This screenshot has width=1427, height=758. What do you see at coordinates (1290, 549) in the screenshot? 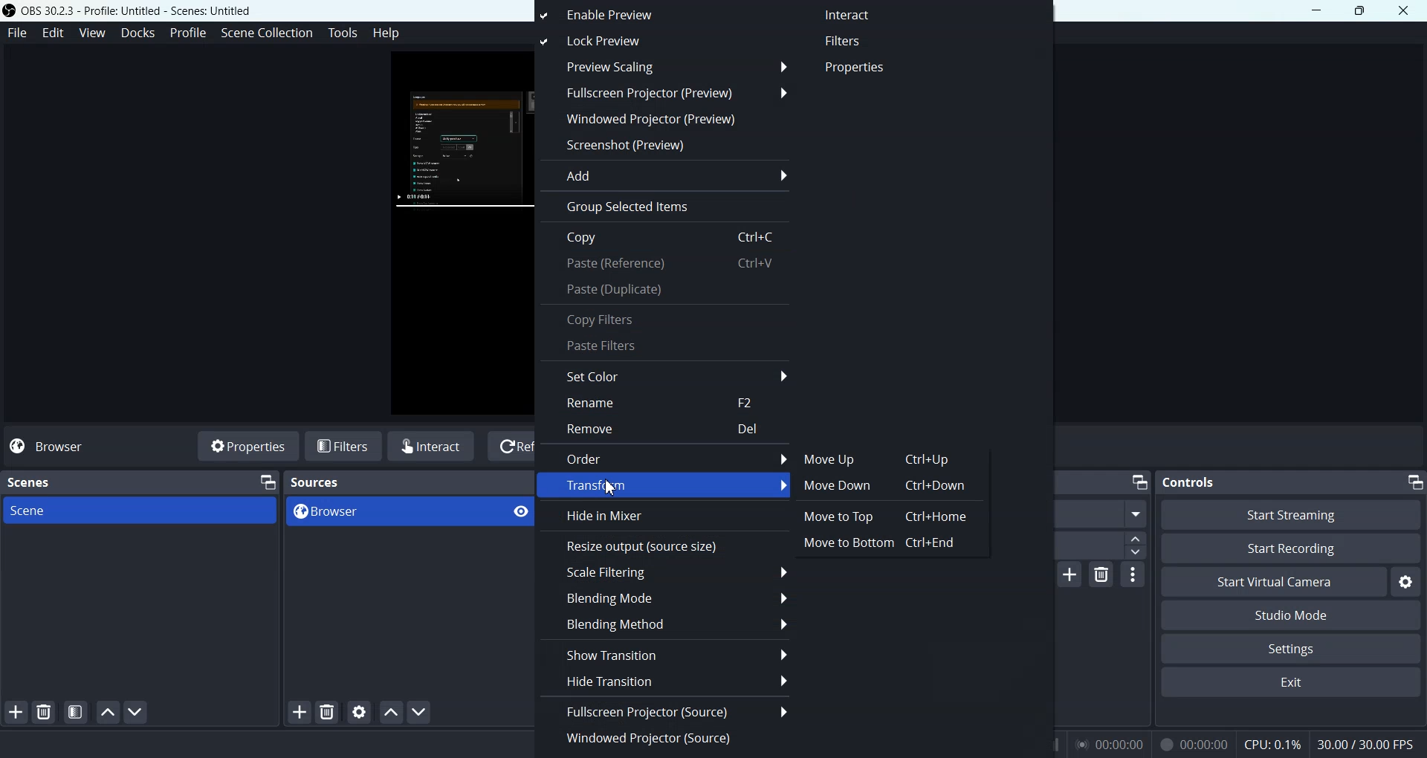
I see `Start Recording` at bounding box center [1290, 549].